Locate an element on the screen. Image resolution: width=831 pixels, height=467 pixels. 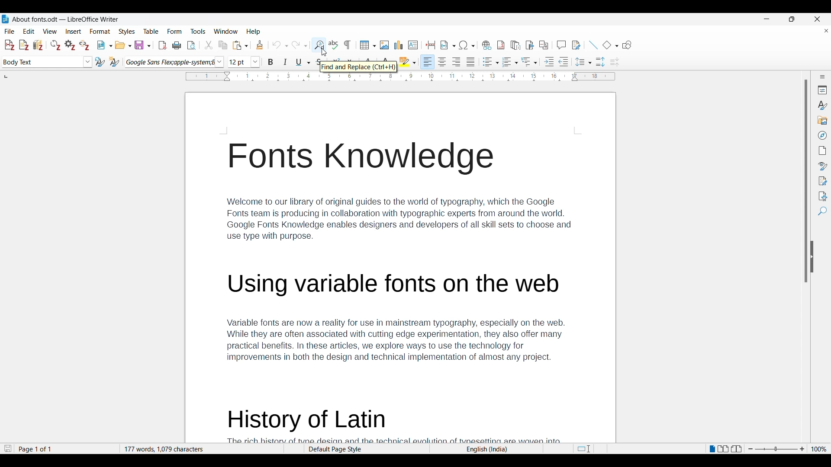
Export directly as PDF is located at coordinates (163, 45).